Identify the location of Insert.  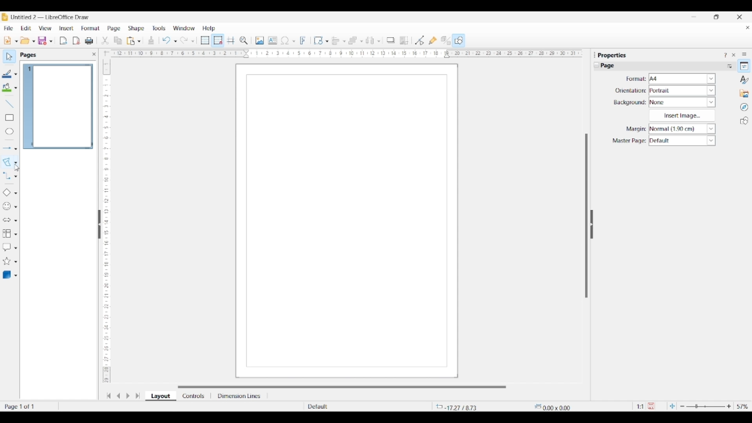
(67, 28).